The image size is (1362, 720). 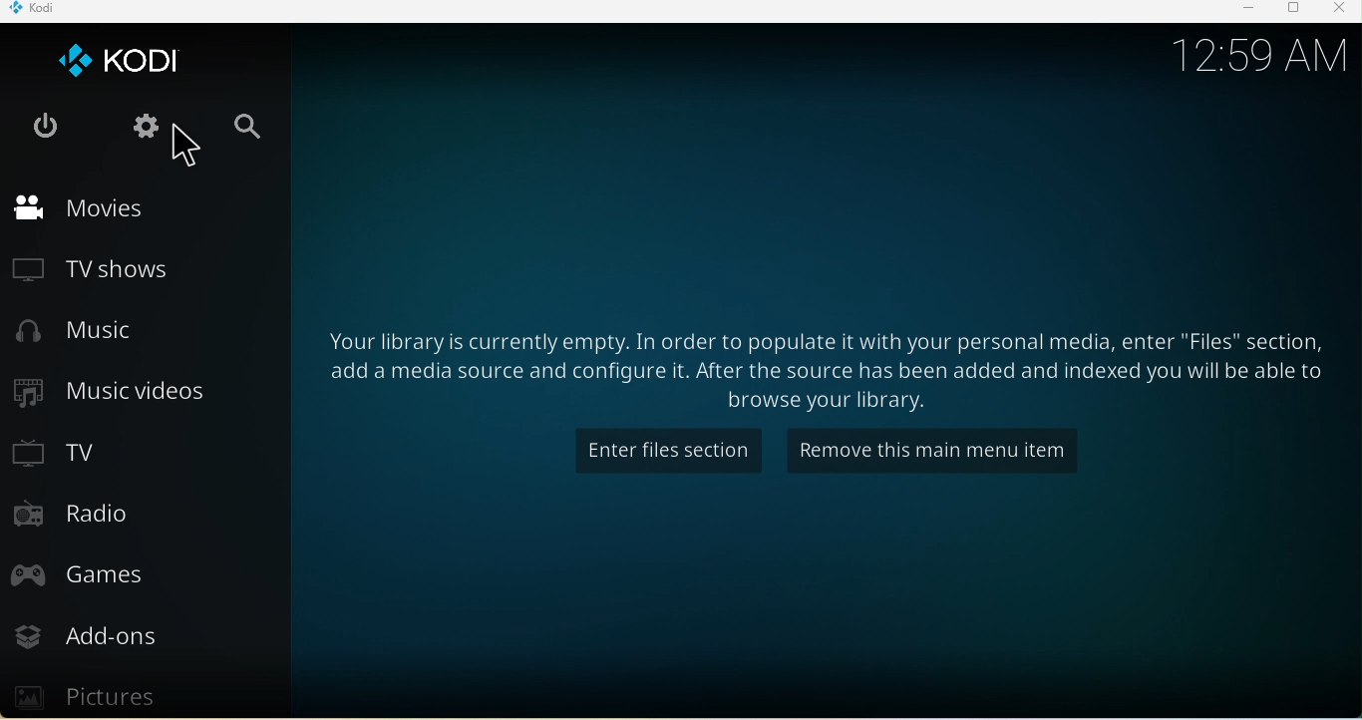 I want to click on TV, so click(x=67, y=456).